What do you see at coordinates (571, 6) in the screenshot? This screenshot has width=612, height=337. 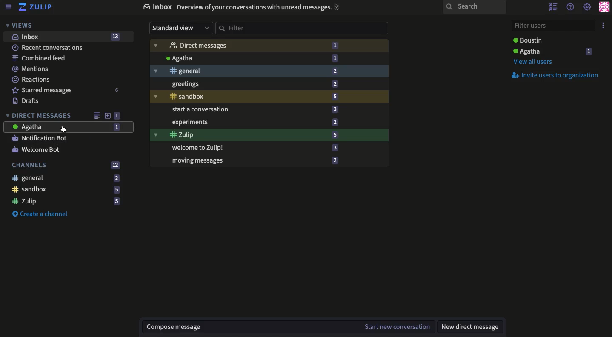 I see `Help` at bounding box center [571, 6].